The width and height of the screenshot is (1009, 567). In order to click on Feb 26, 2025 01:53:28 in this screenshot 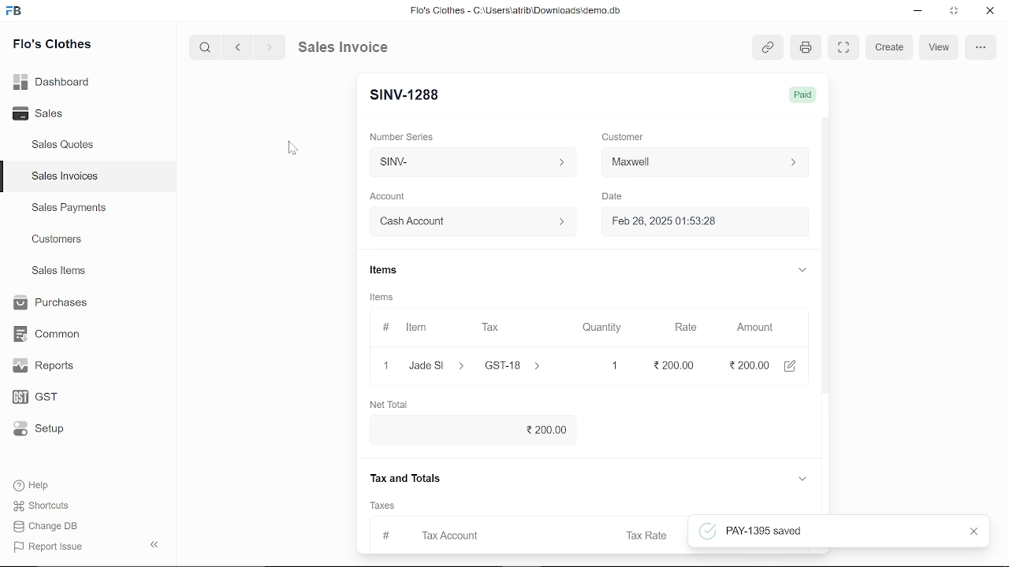, I will do `click(686, 222)`.